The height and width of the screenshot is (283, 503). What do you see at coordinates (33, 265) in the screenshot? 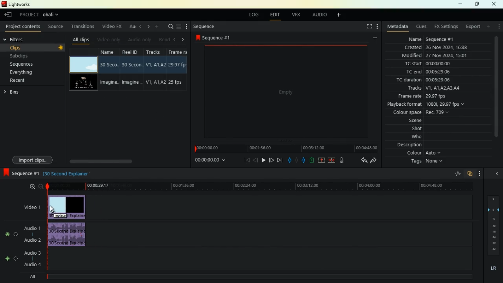
I see `audio 4` at bounding box center [33, 265].